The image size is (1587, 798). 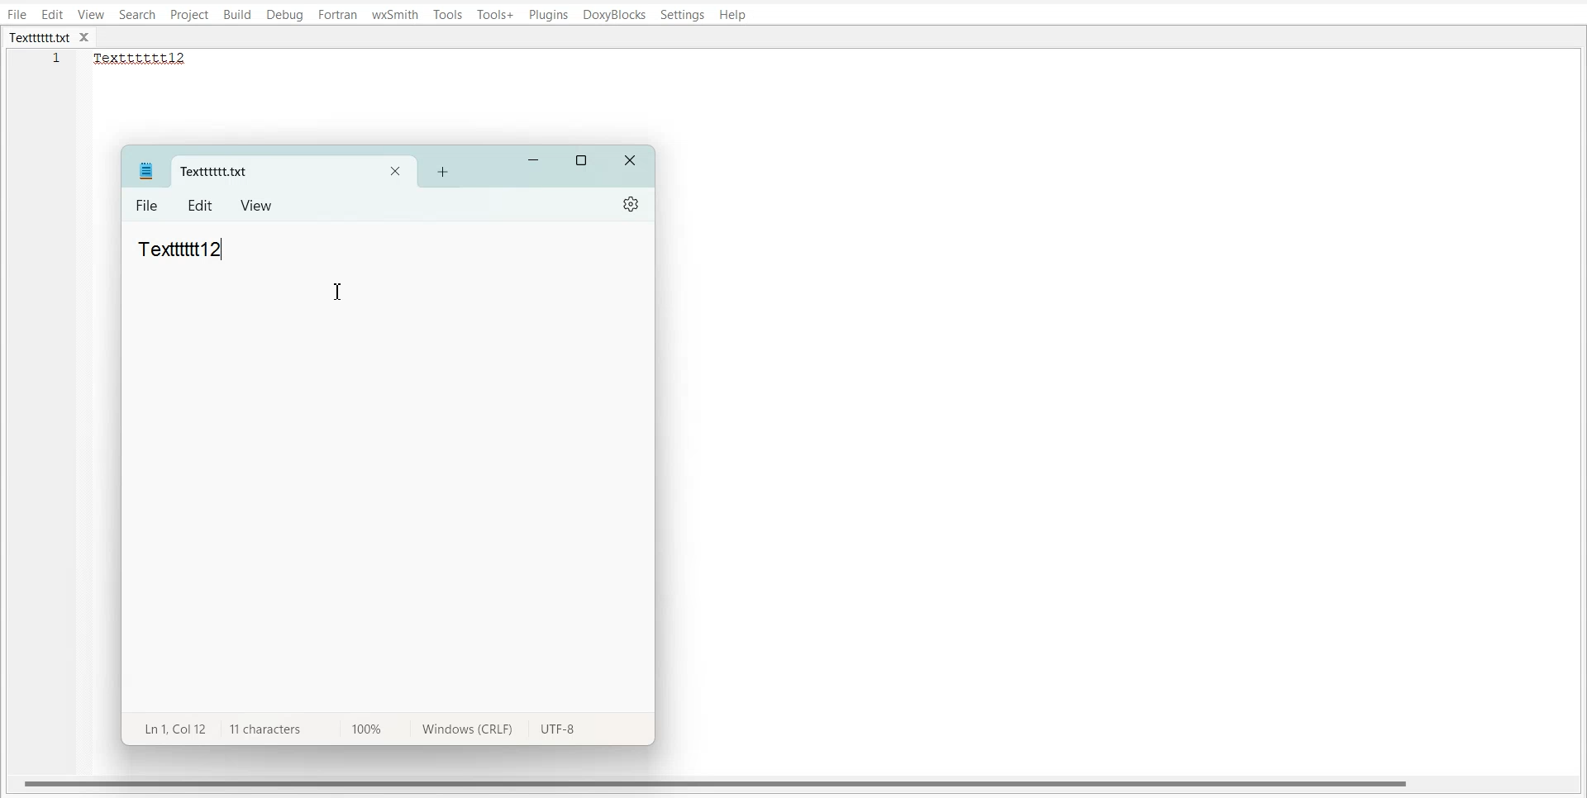 What do you see at coordinates (171, 728) in the screenshot?
I see `Ln1, Col 12` at bounding box center [171, 728].